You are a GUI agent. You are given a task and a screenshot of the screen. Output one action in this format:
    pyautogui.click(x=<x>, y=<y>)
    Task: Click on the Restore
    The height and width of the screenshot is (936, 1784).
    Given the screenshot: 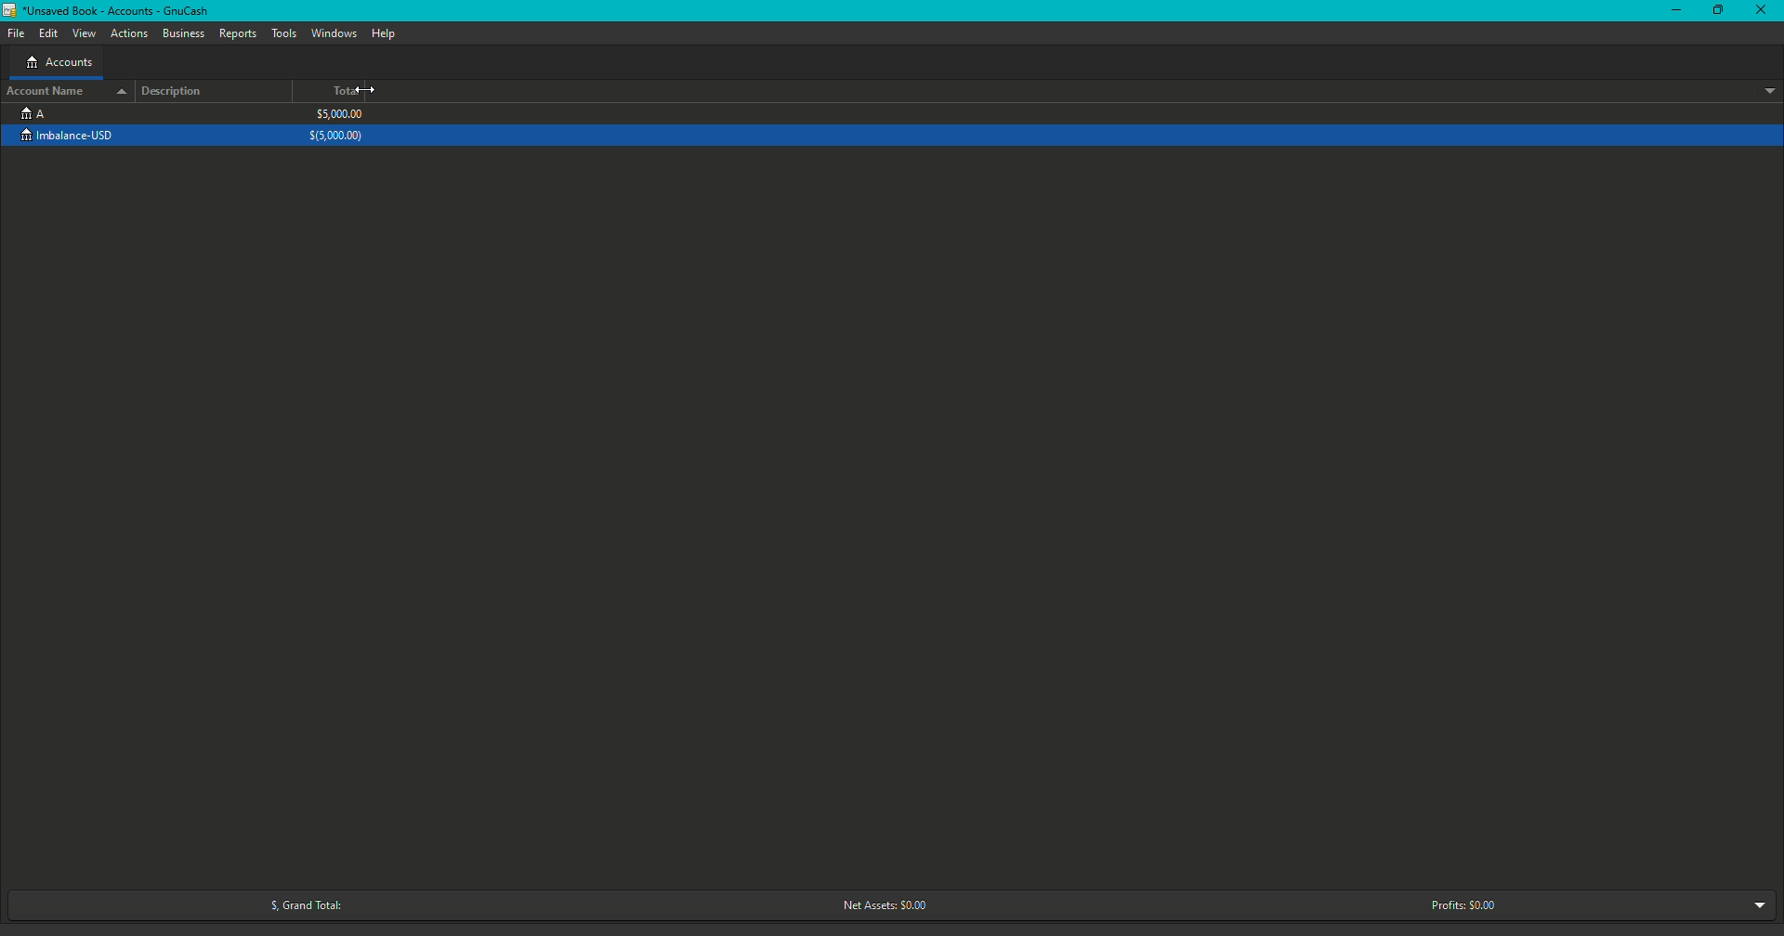 What is the action you would take?
    pyautogui.click(x=1716, y=11)
    